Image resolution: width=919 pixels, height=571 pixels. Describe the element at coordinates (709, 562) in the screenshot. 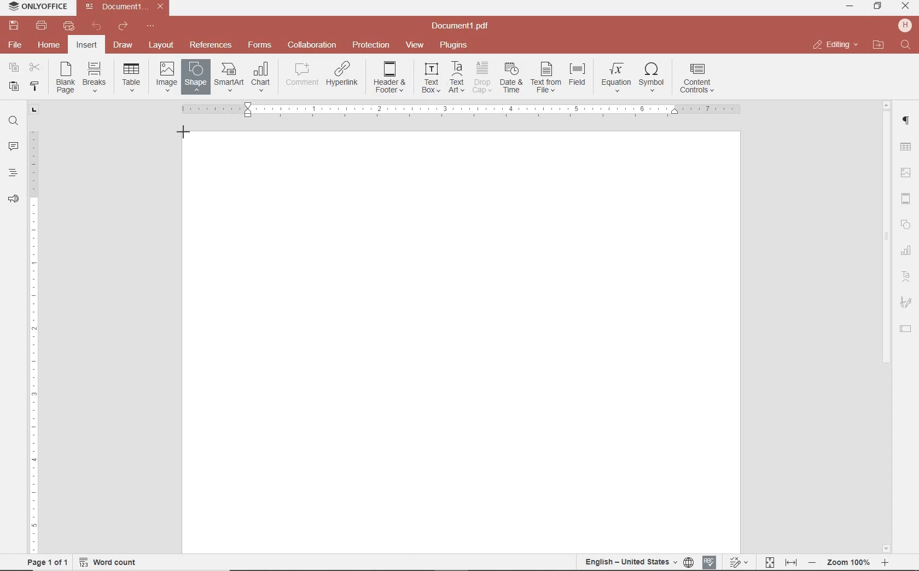

I see `spell checking` at that location.